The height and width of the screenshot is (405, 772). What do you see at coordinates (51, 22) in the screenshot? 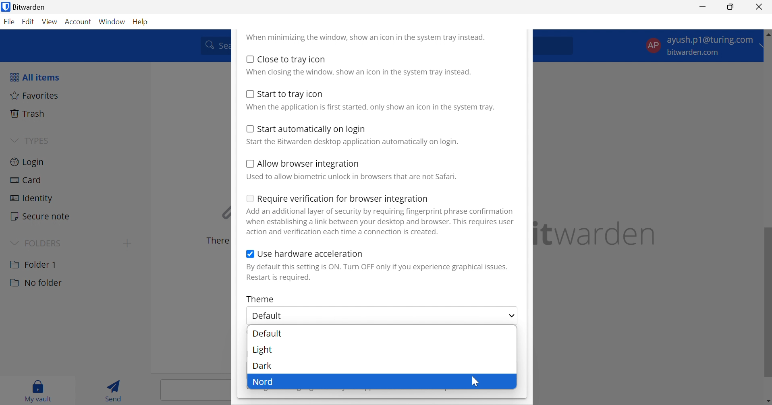
I see `View` at bounding box center [51, 22].